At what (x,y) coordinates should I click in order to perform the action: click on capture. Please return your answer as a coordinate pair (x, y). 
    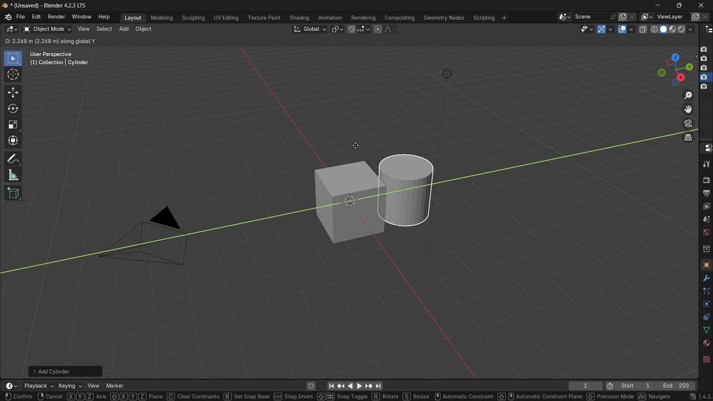
    Looking at the image, I should click on (706, 49).